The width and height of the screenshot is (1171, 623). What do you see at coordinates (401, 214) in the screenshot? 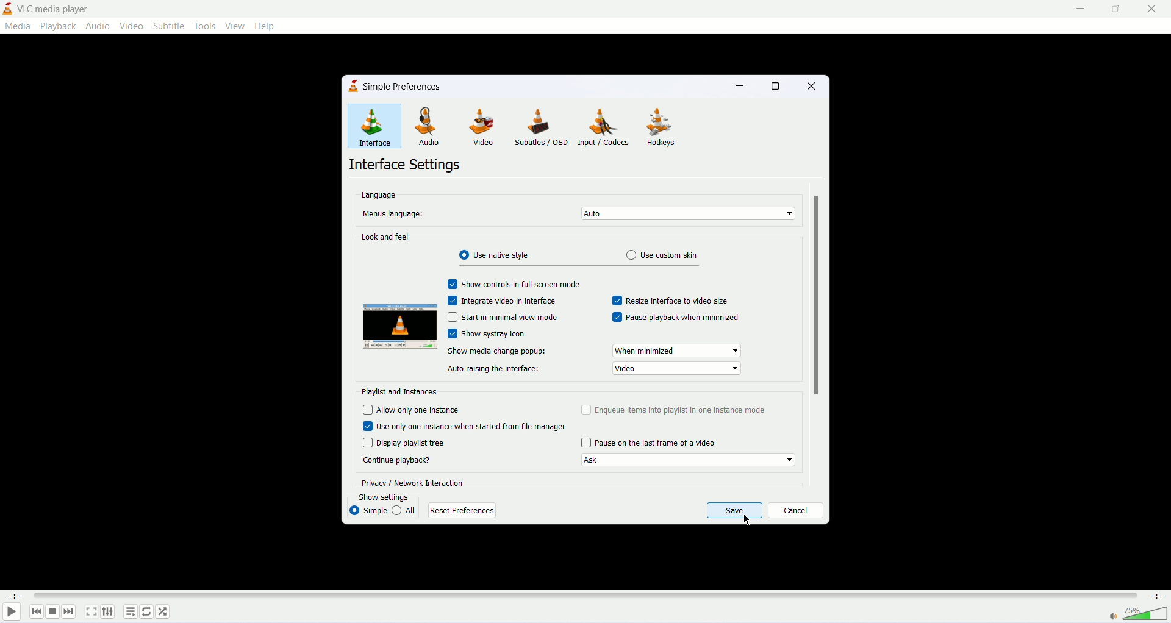
I see `menu language` at bounding box center [401, 214].